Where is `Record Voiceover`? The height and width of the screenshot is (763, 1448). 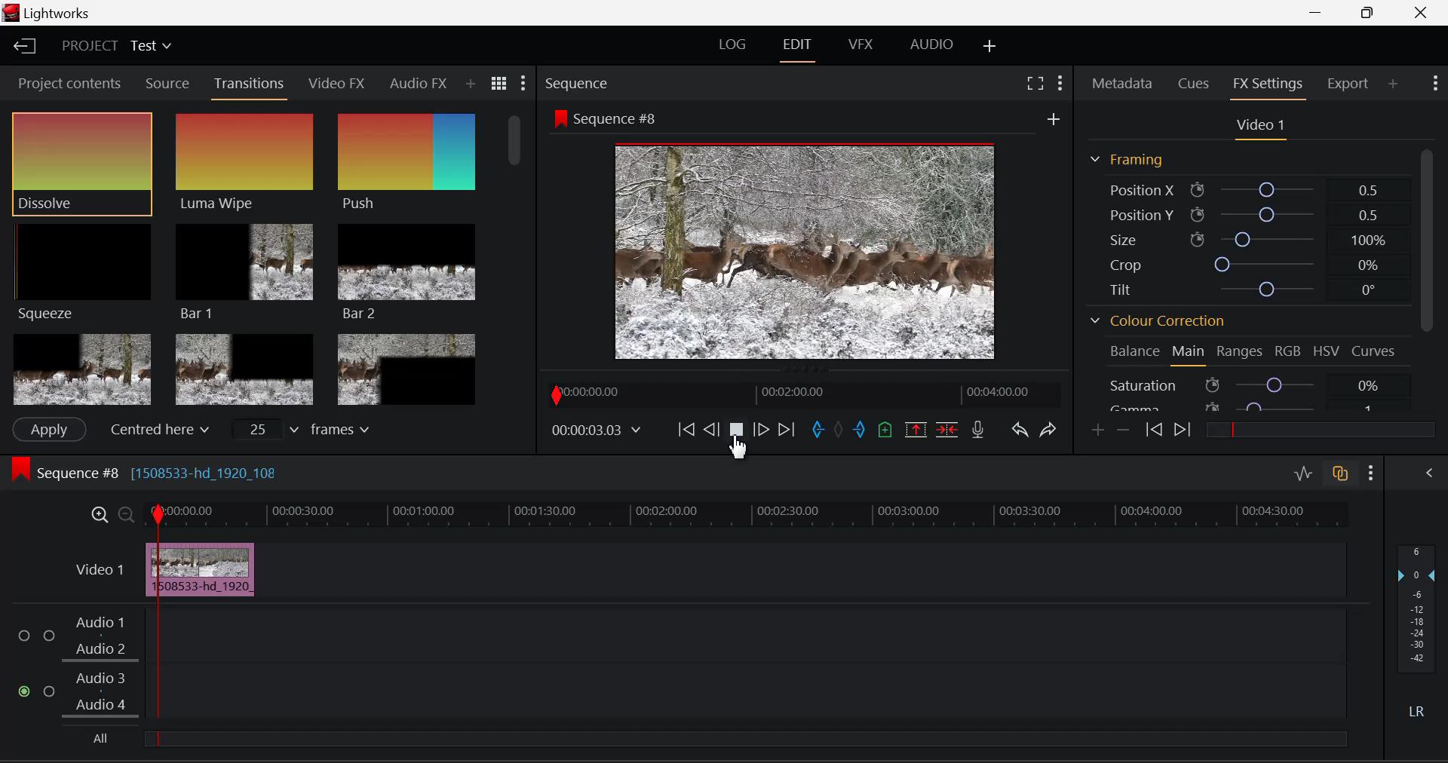 Record Voiceover is located at coordinates (979, 430).